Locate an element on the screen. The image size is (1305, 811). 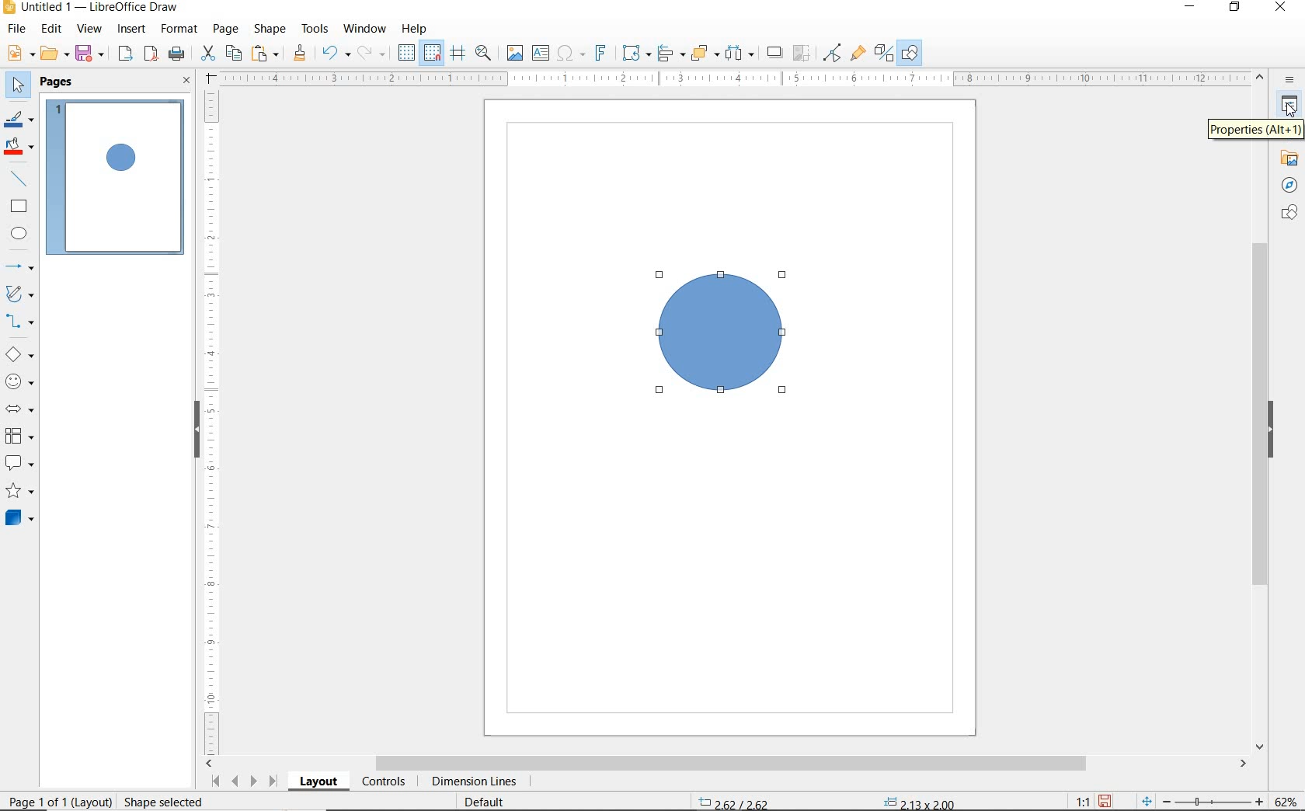
page 1 of 1 (layout) Shape selected is located at coordinates (110, 803).